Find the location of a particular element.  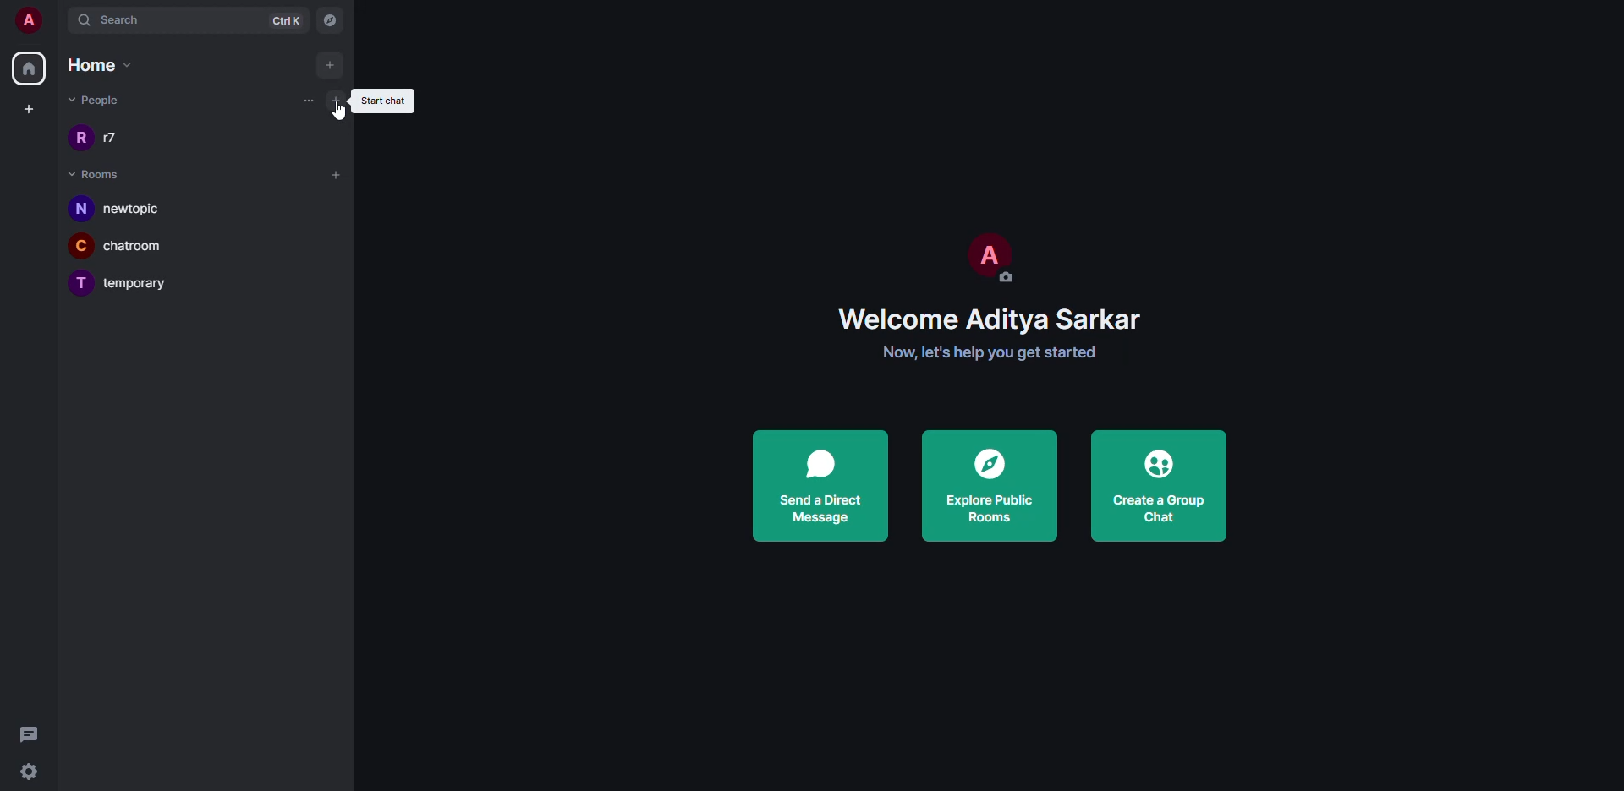

profile is located at coordinates (987, 249).